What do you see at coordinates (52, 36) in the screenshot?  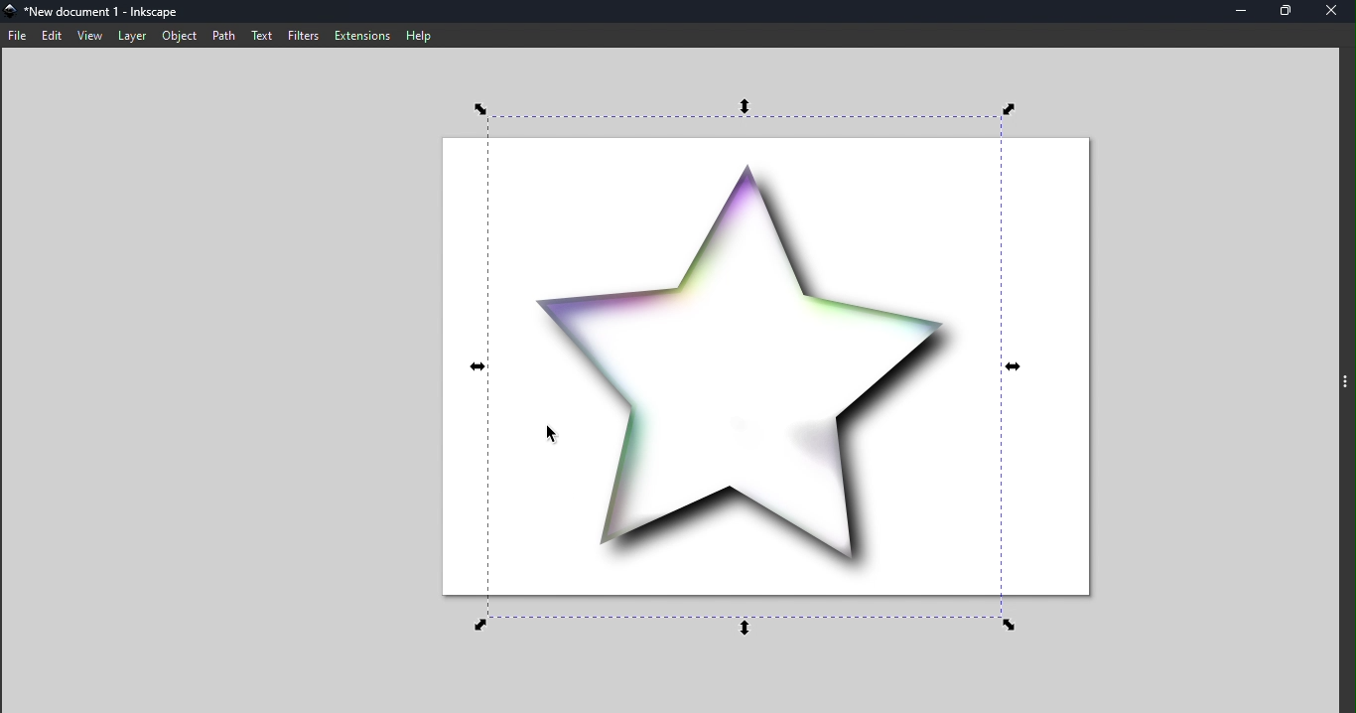 I see `edit` at bounding box center [52, 36].